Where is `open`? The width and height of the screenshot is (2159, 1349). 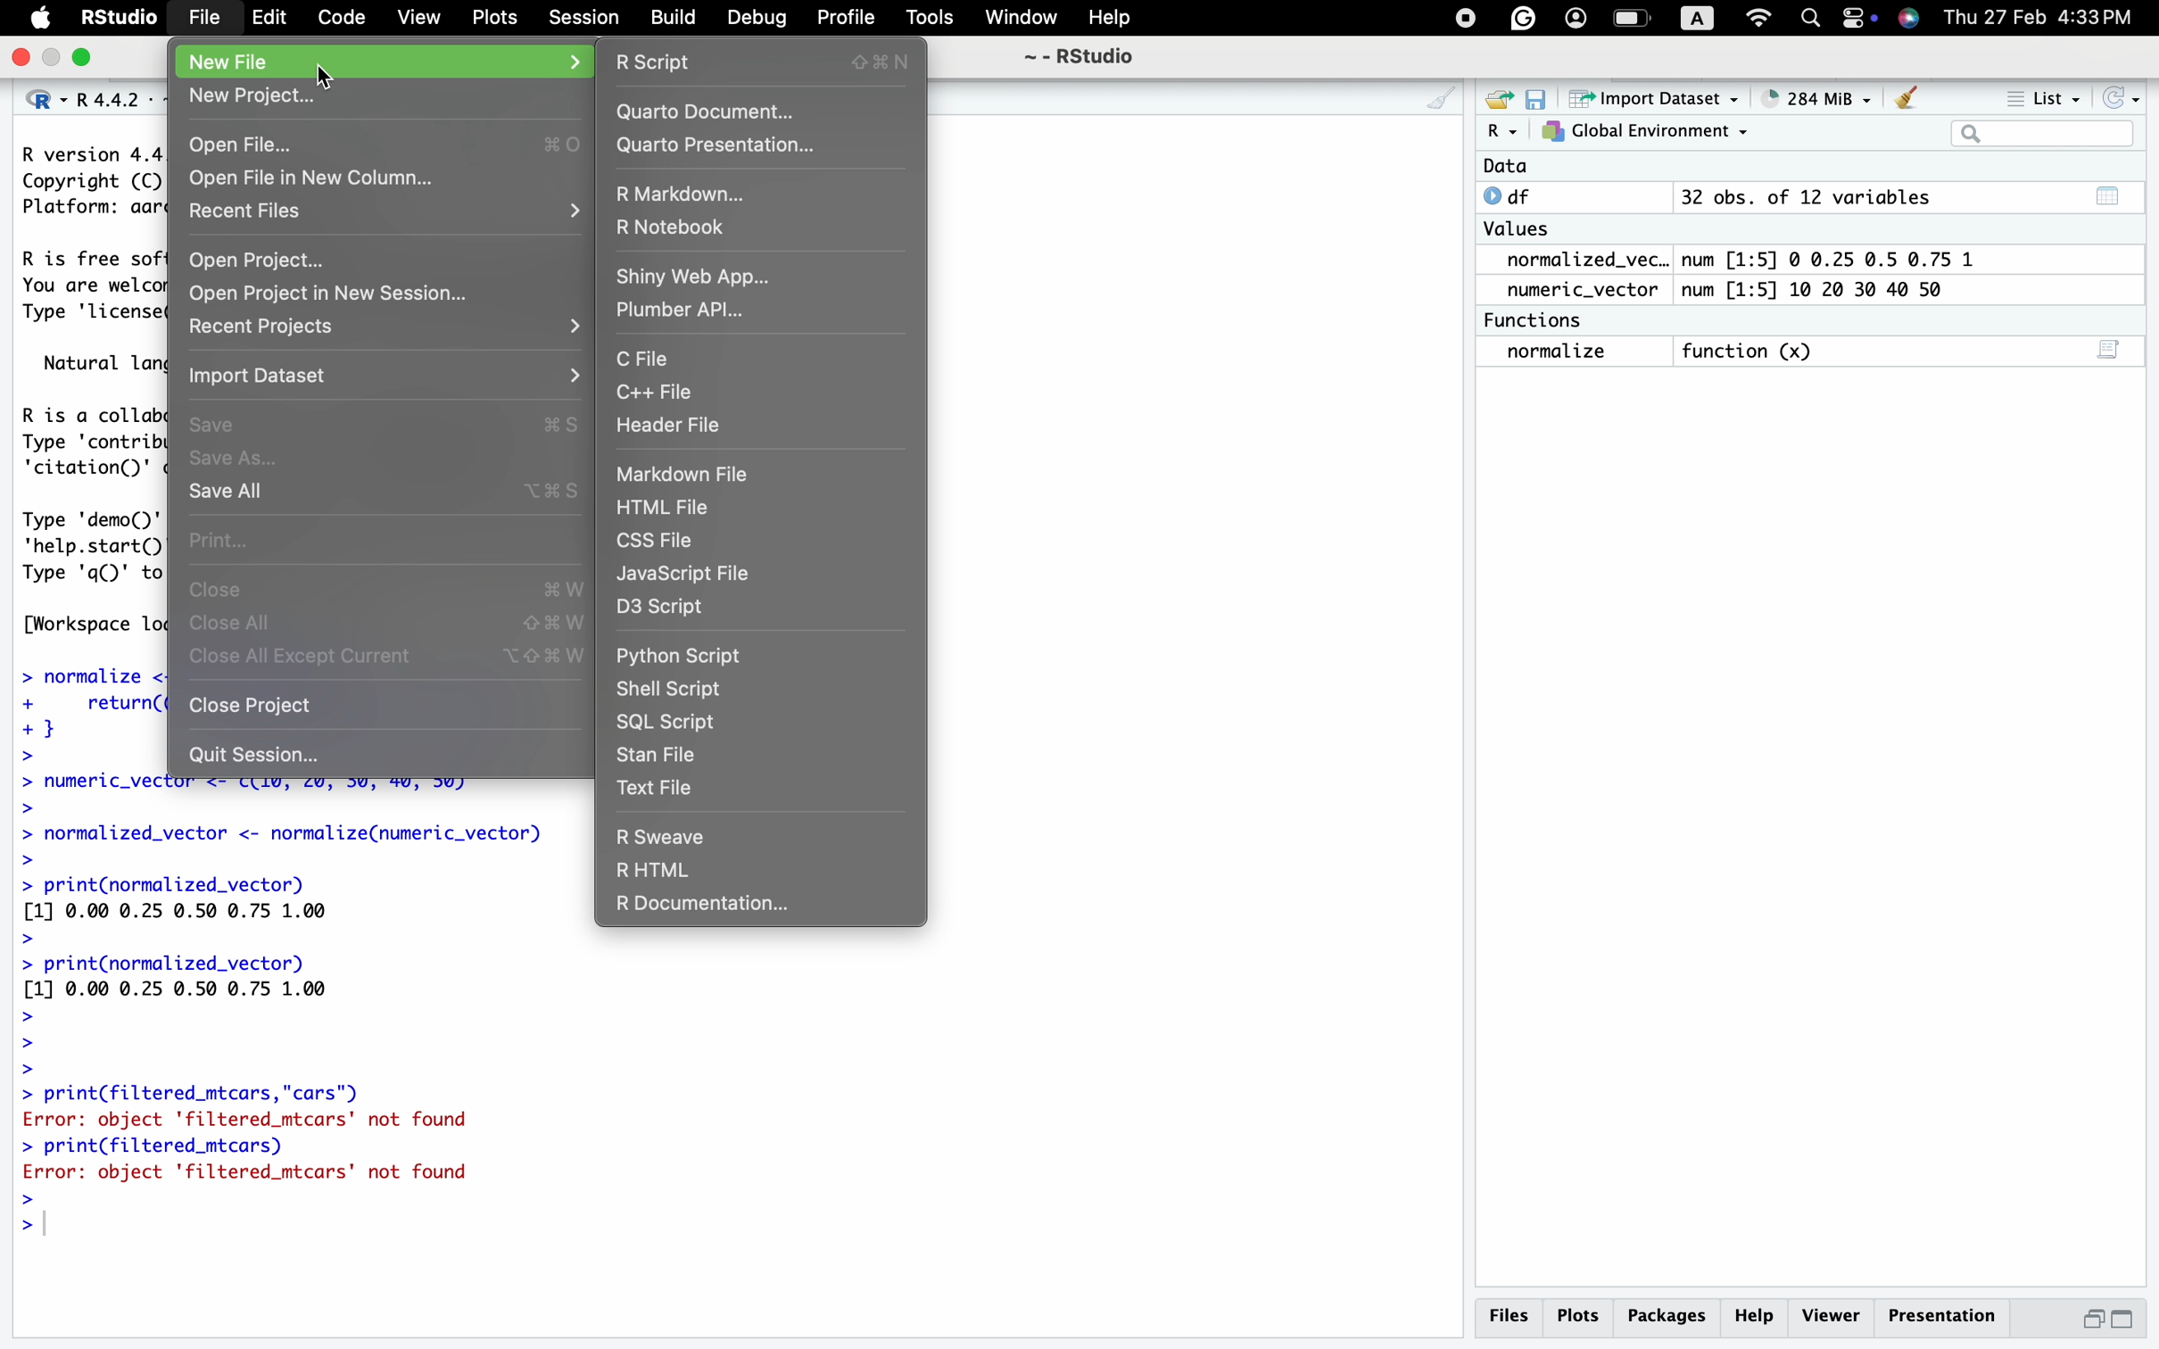
open is located at coordinates (87, 59).